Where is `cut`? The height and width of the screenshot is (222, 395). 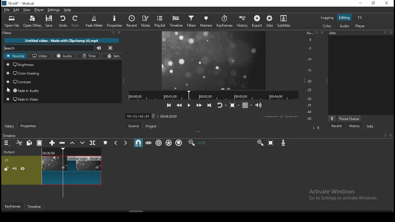 cut is located at coordinates (19, 143).